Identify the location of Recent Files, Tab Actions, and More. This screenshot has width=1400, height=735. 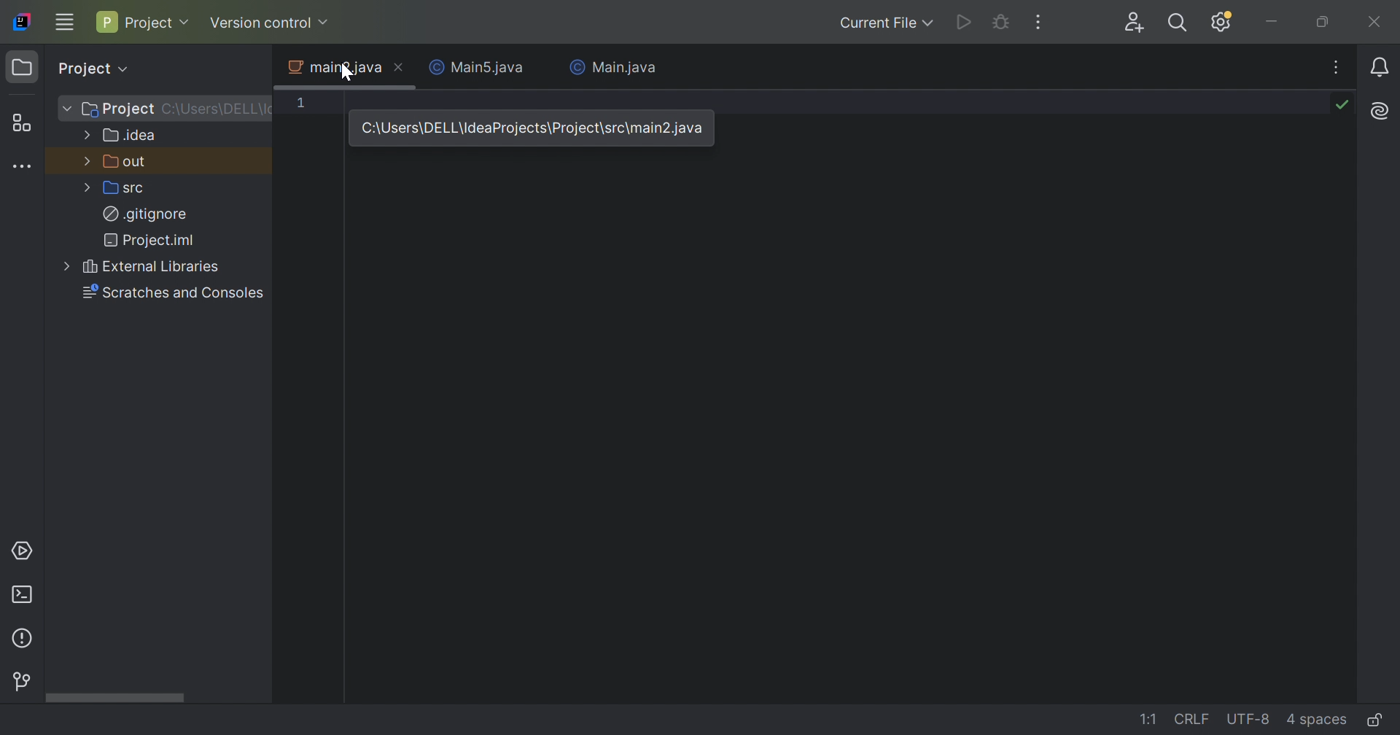
(1337, 66).